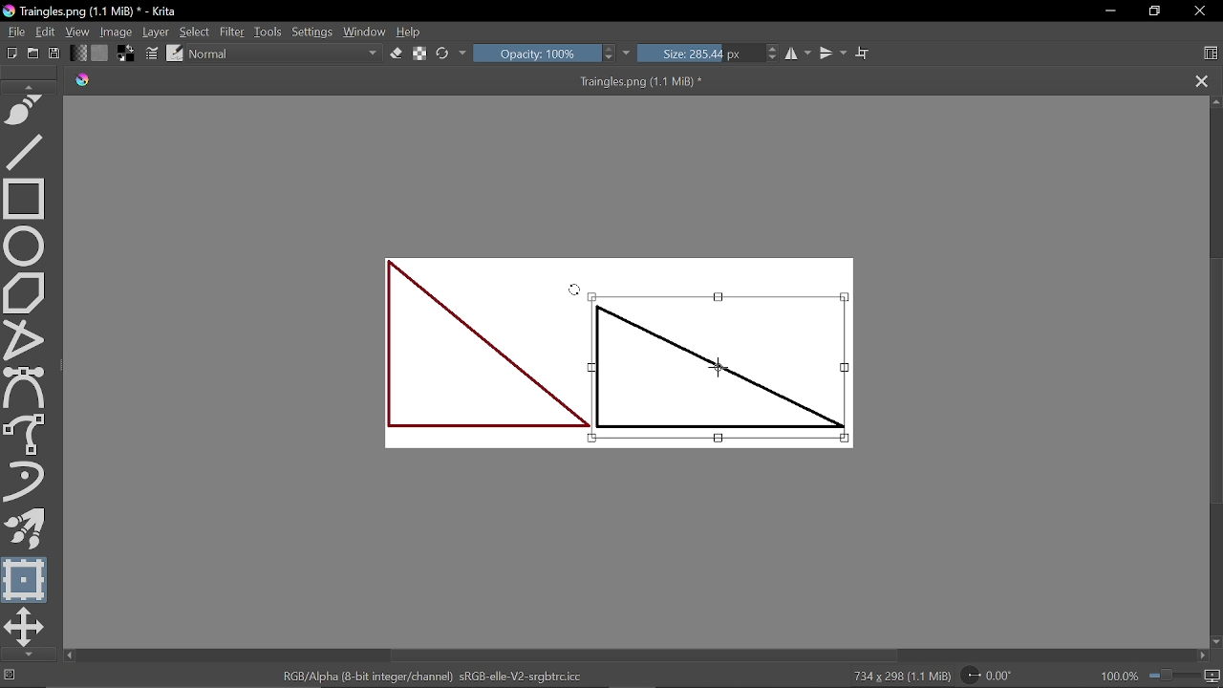  What do you see at coordinates (832, 54) in the screenshot?
I see `Vertical mirror` at bounding box center [832, 54].